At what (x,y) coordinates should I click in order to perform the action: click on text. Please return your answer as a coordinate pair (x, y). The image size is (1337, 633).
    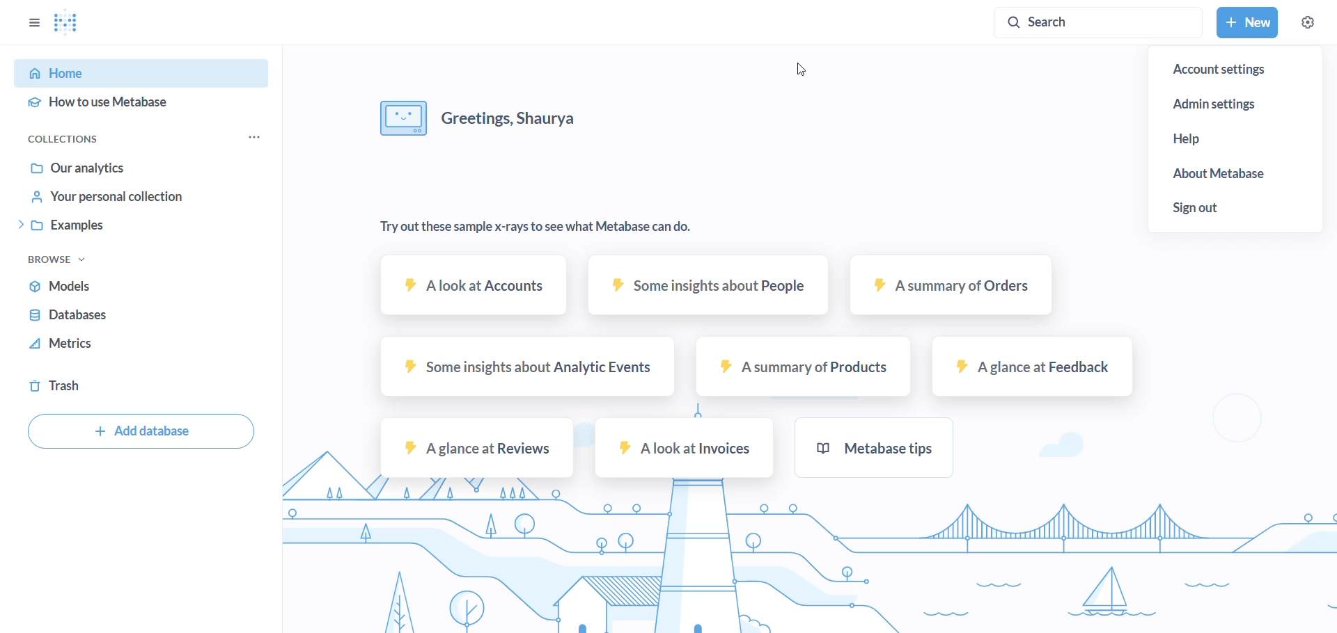
    Looking at the image, I should click on (529, 230).